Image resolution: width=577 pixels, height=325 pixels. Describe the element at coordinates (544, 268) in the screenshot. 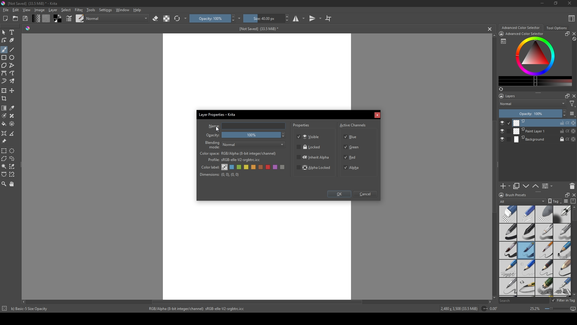

I see `pencil` at that location.